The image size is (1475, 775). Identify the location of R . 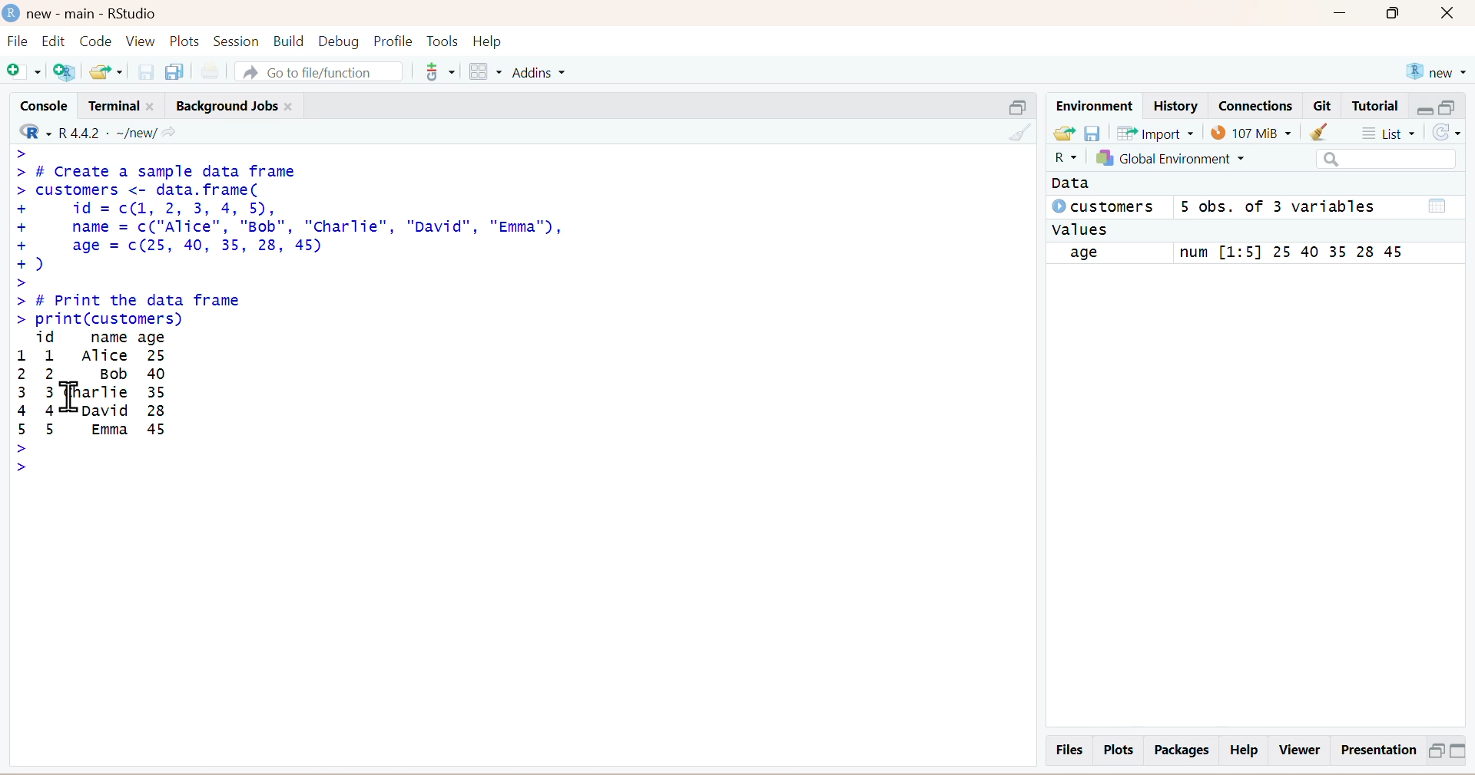
(1059, 160).